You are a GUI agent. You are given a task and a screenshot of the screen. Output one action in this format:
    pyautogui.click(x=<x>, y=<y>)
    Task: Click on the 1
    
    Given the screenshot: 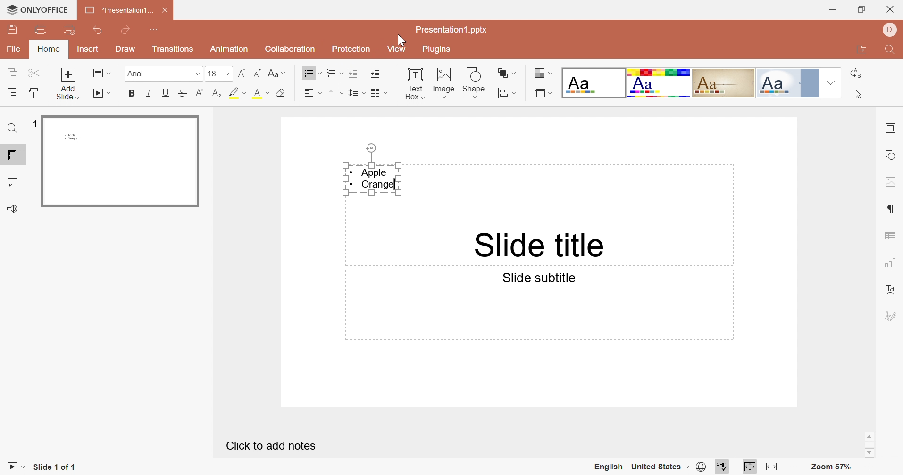 What is the action you would take?
    pyautogui.click(x=33, y=125)
    